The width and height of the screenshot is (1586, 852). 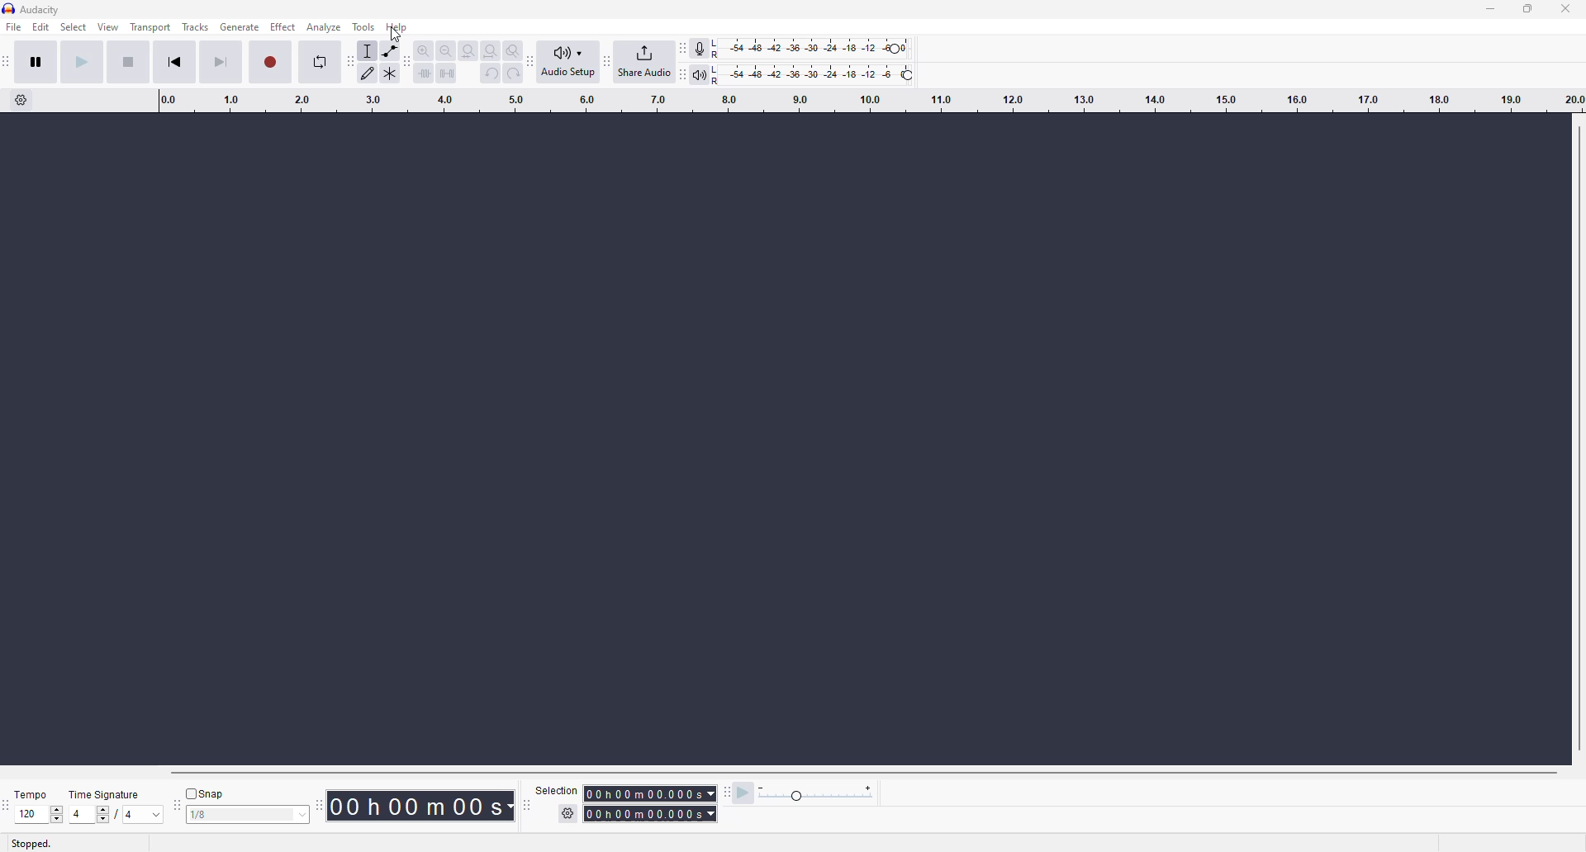 I want to click on select, so click(x=72, y=29).